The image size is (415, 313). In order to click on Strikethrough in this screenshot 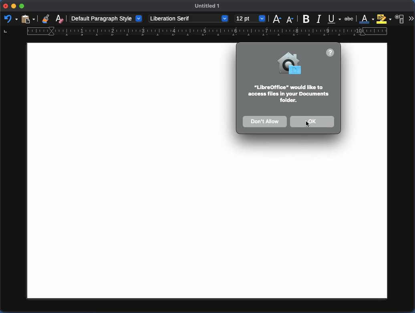, I will do `click(350, 18)`.